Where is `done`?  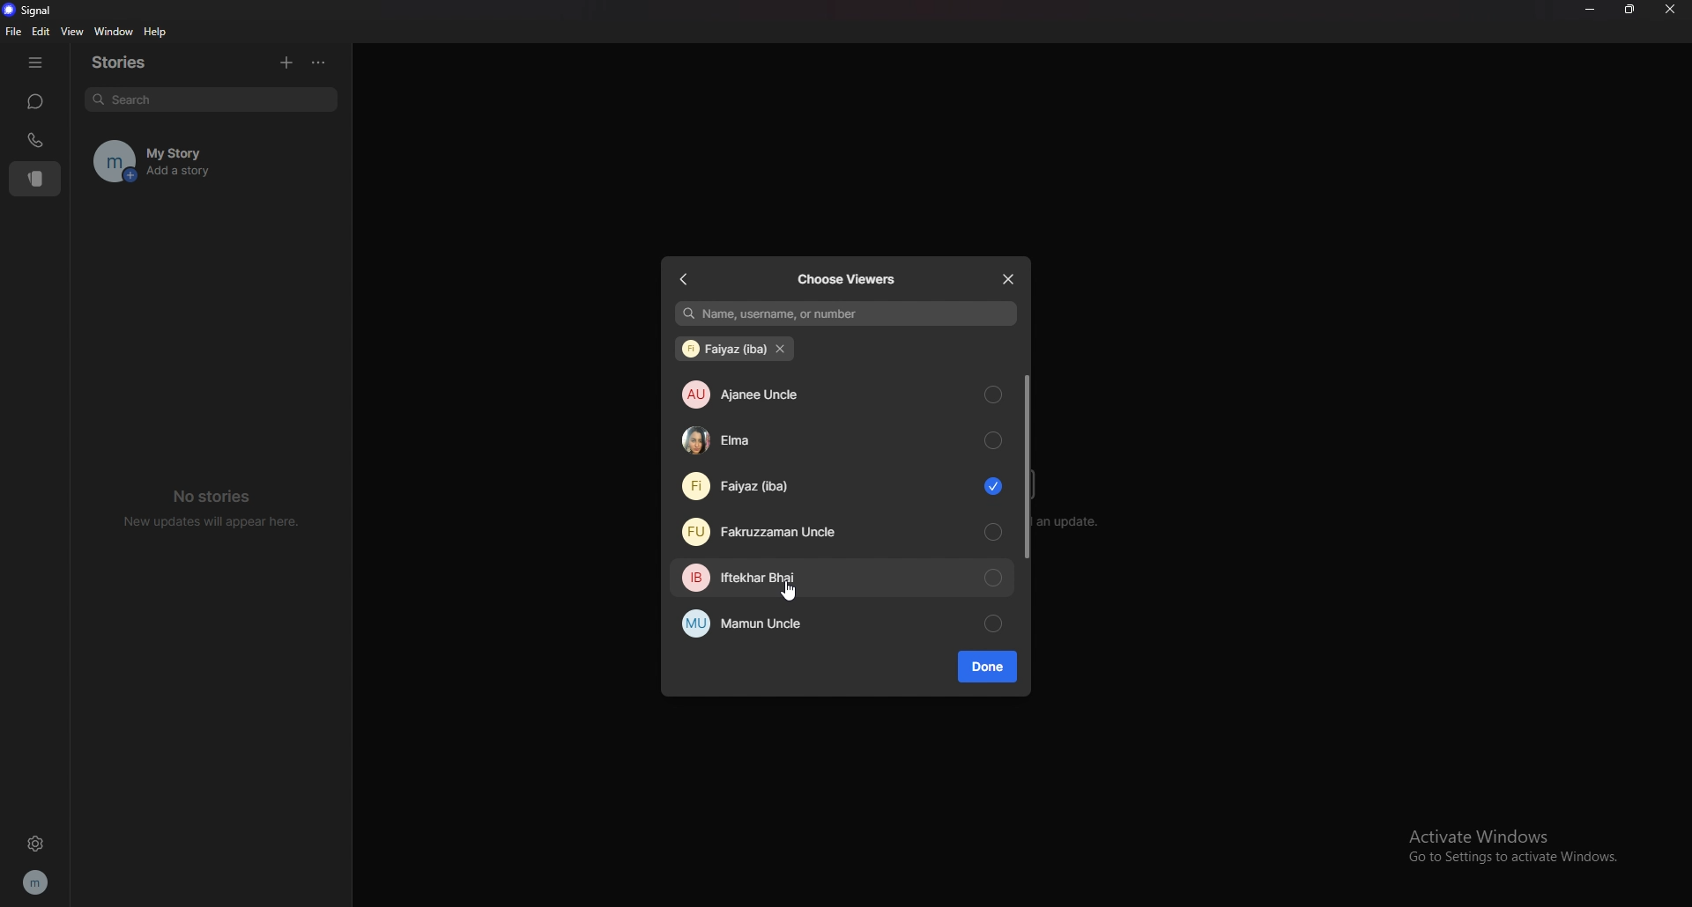
done is located at coordinates (991, 667).